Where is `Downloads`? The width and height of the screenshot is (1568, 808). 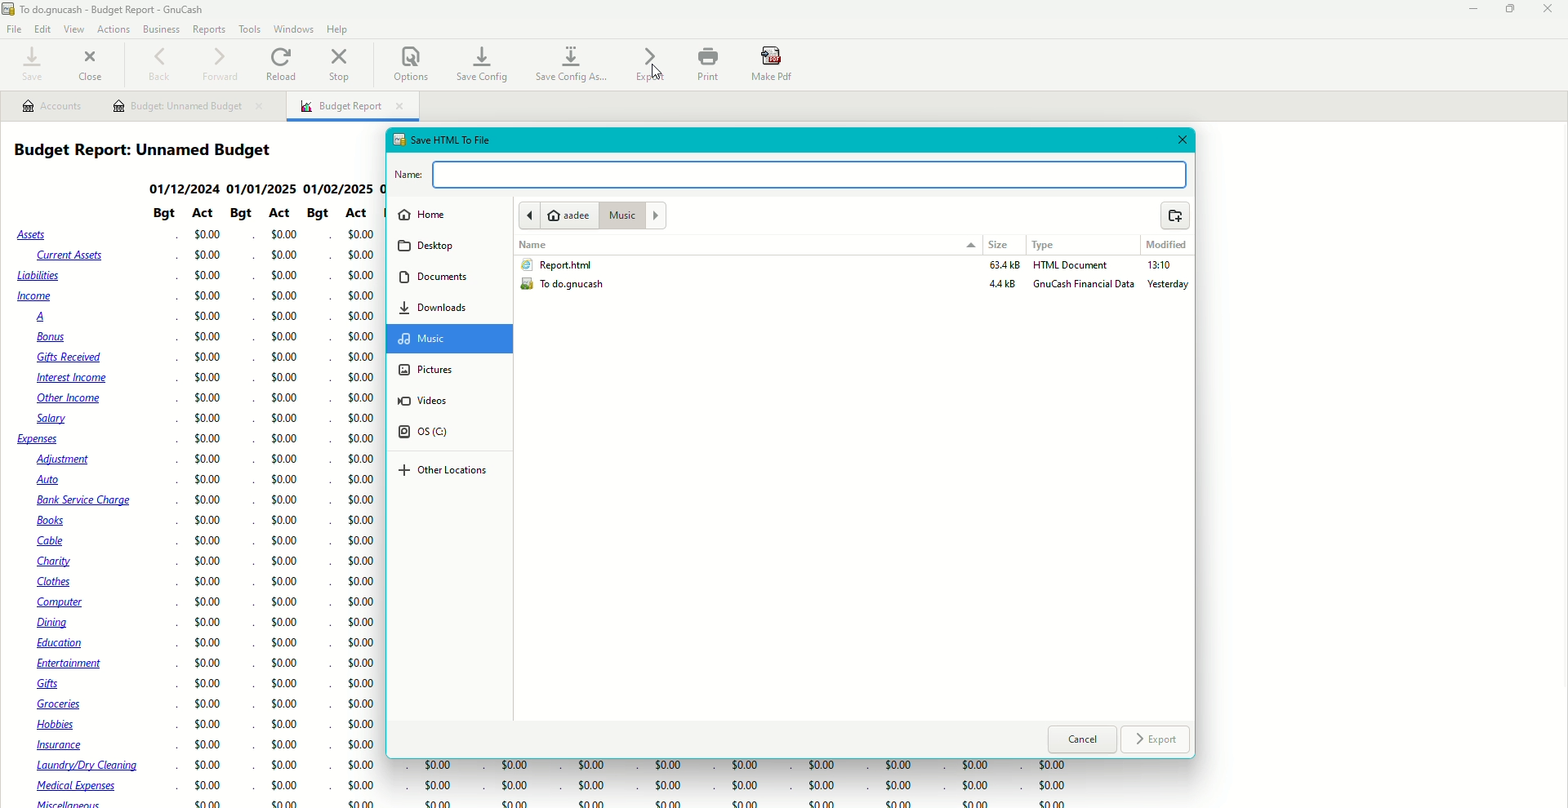 Downloads is located at coordinates (434, 307).